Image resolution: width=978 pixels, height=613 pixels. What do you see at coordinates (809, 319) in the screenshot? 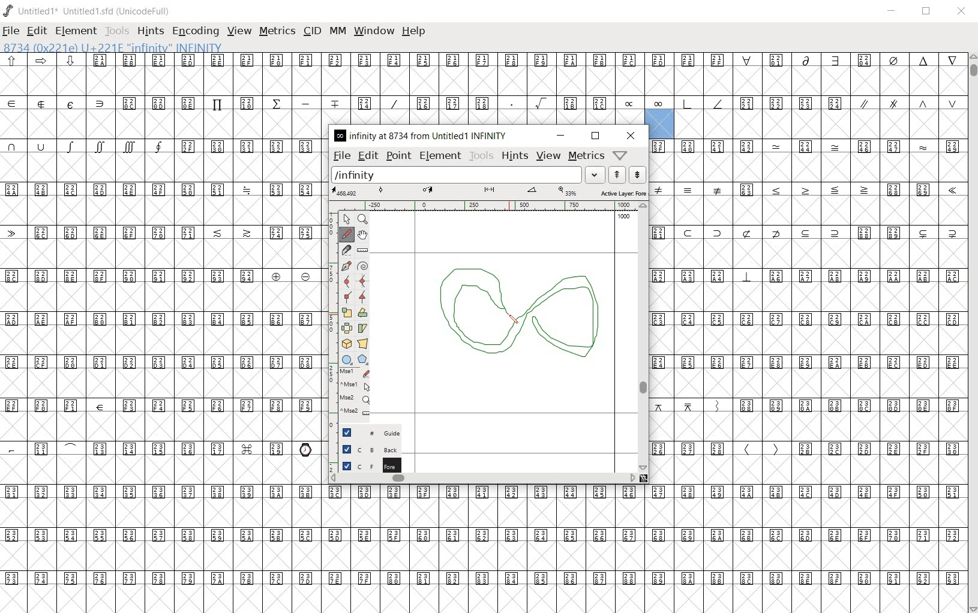
I see `Unicode code points` at bounding box center [809, 319].